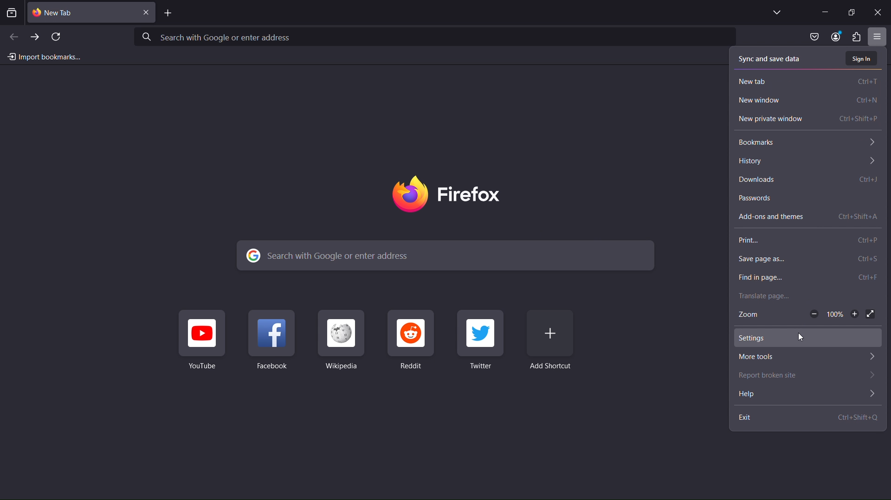  Describe the element at coordinates (412, 340) in the screenshot. I see `Reddit Shortcut` at that location.